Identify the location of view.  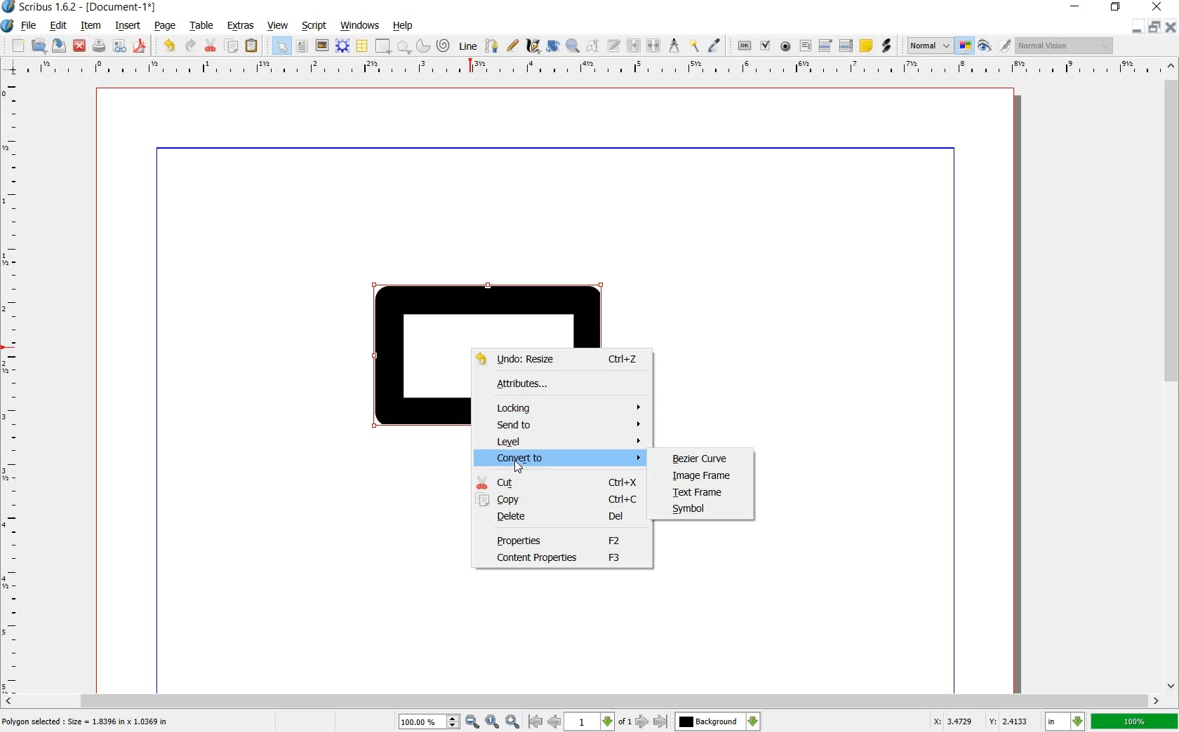
(278, 27).